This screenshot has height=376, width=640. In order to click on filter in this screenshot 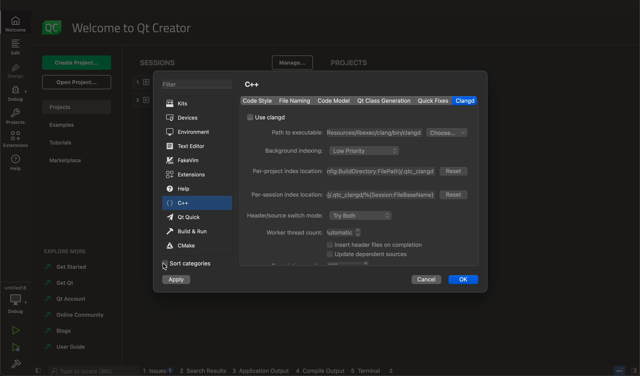, I will do `click(198, 86)`.